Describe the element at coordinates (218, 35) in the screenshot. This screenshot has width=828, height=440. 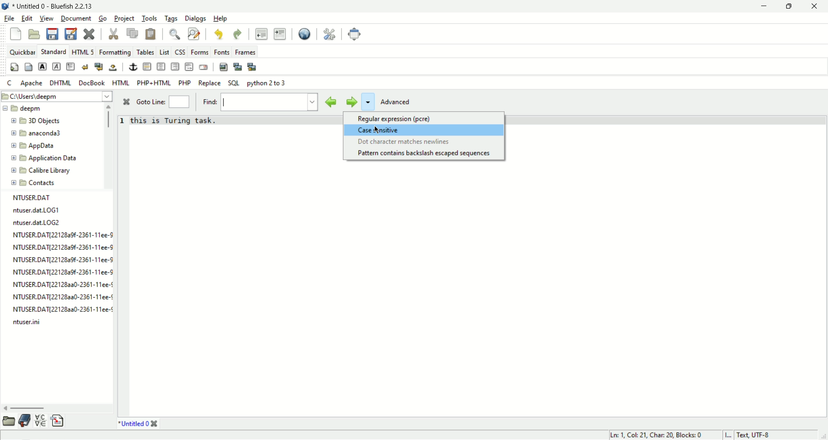
I see `undo` at that location.